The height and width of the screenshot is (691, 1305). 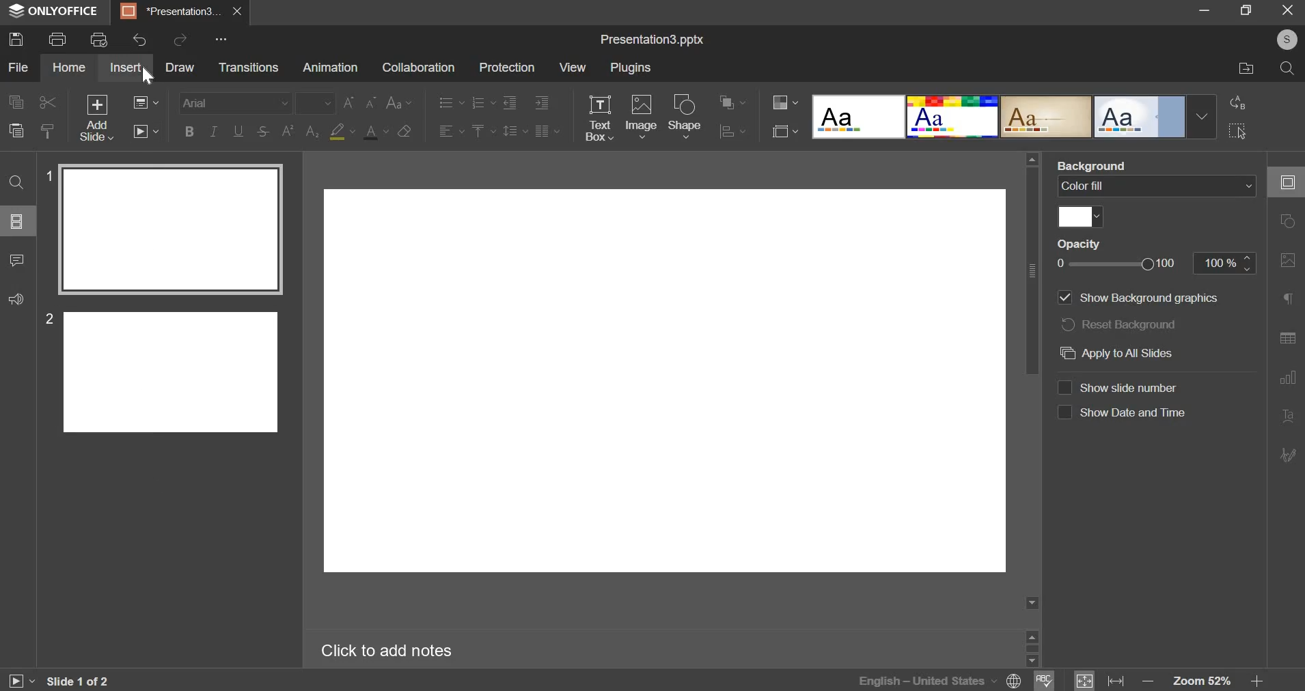 What do you see at coordinates (1287, 221) in the screenshot?
I see `Shape settings` at bounding box center [1287, 221].